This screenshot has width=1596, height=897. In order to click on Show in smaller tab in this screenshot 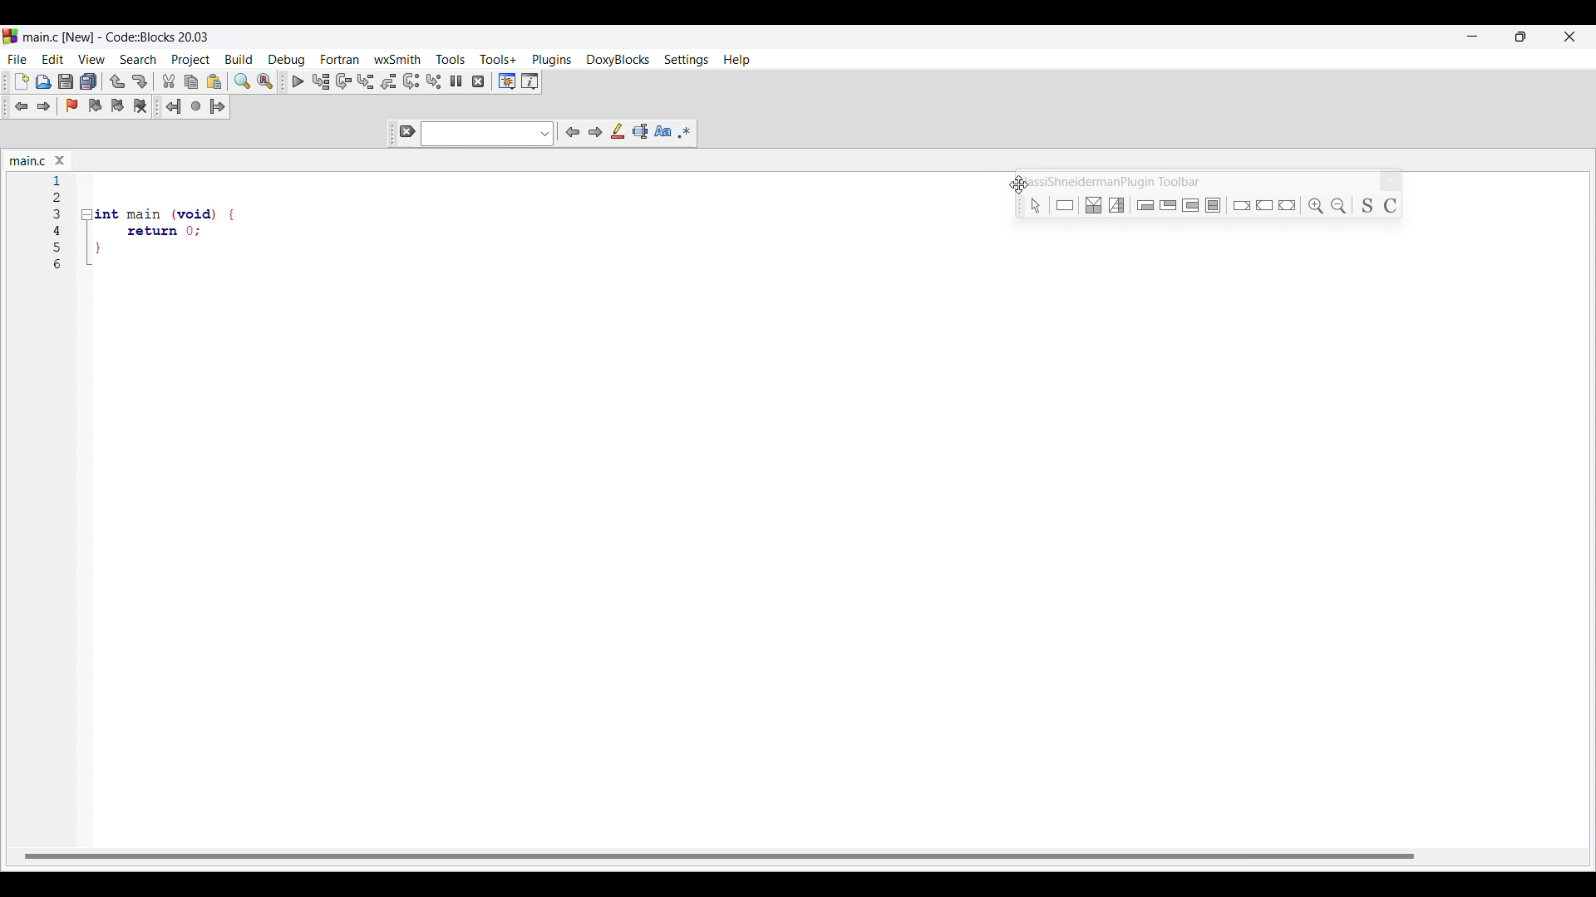, I will do `click(1520, 37)`.